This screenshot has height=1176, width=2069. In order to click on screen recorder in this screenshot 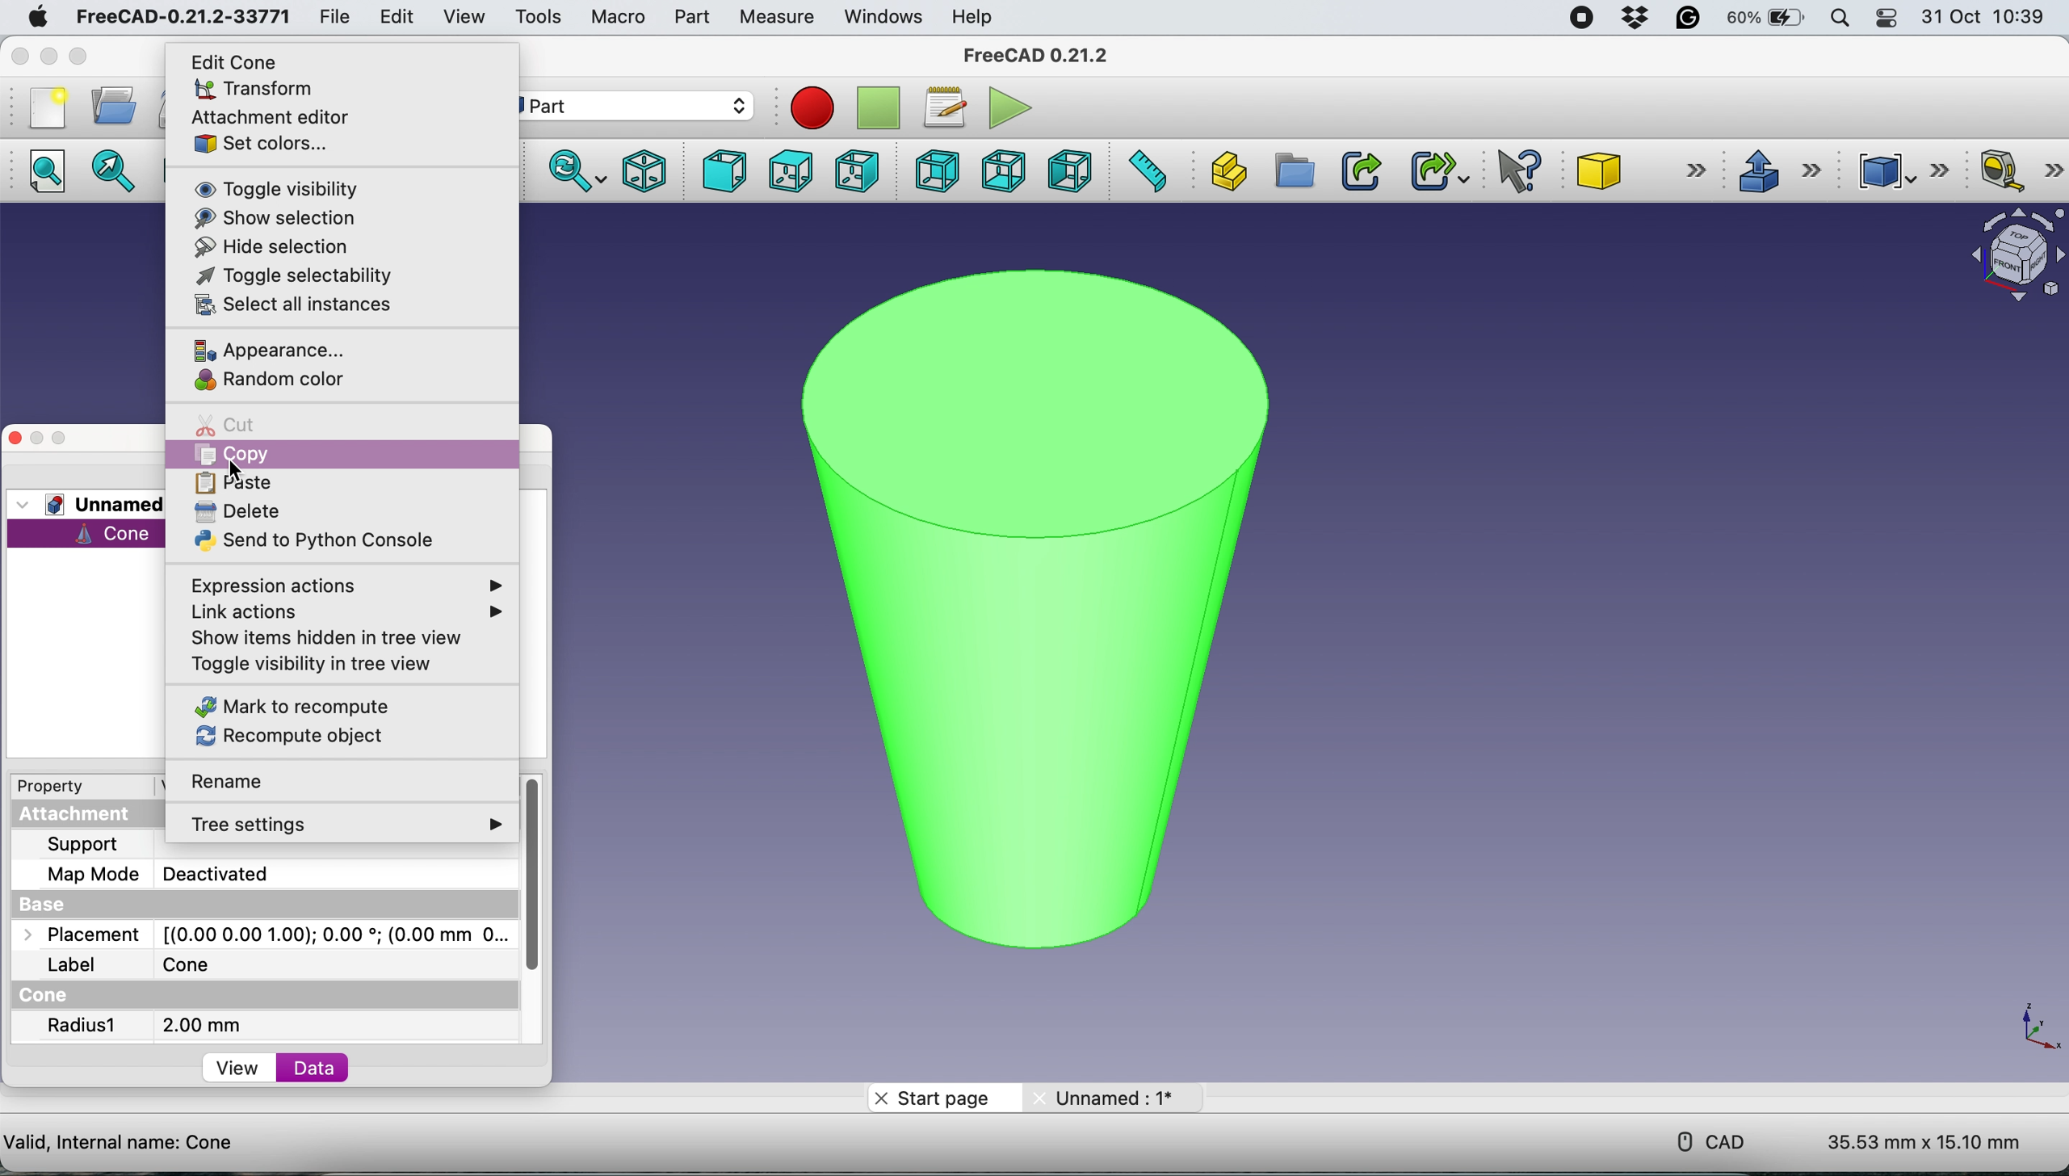, I will do `click(1576, 17)`.